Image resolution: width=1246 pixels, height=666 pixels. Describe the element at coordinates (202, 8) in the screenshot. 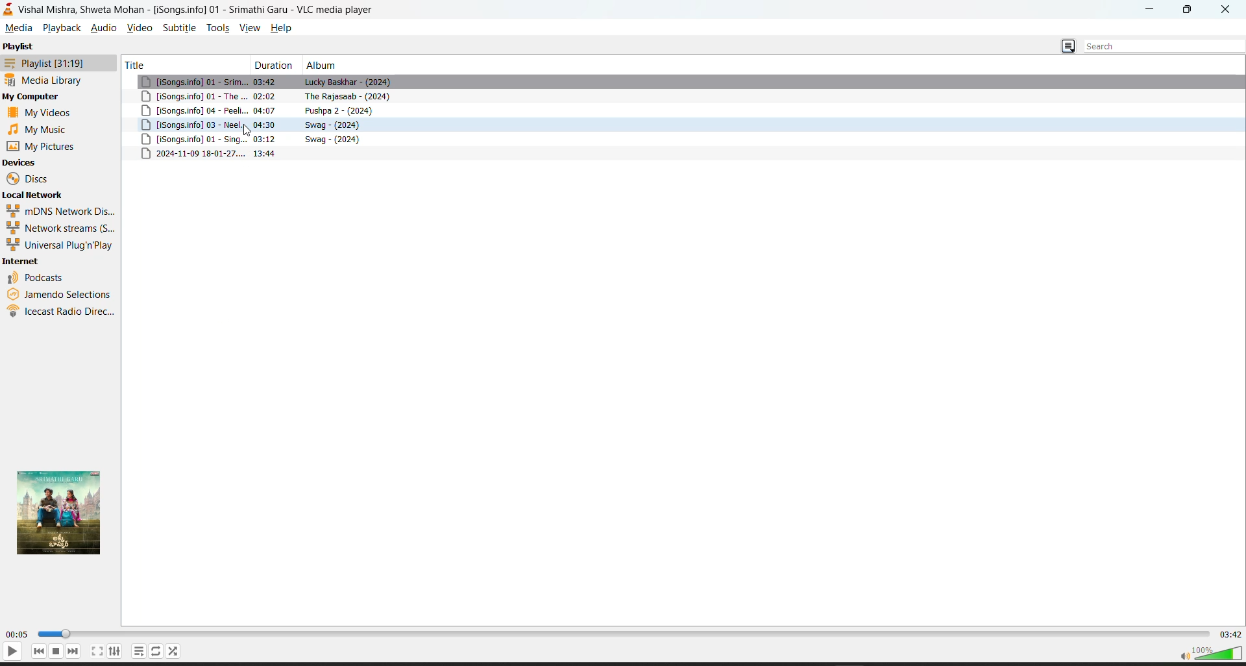

I see ` Vishal Mishra, Shweta Mohan - [iSongs.info] 01 - Srimathi Garu - VLC media player` at that location.